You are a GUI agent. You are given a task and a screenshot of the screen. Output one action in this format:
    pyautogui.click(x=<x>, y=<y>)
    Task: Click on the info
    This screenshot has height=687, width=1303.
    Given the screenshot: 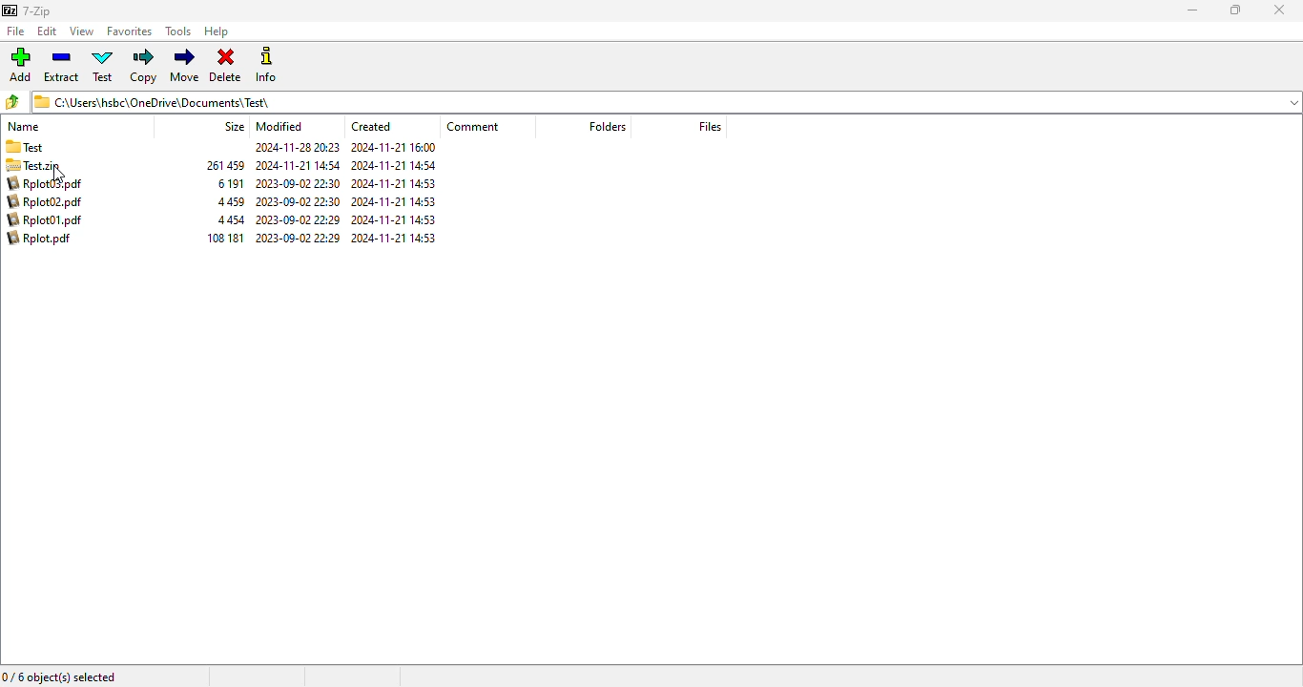 What is the action you would take?
    pyautogui.click(x=266, y=66)
    